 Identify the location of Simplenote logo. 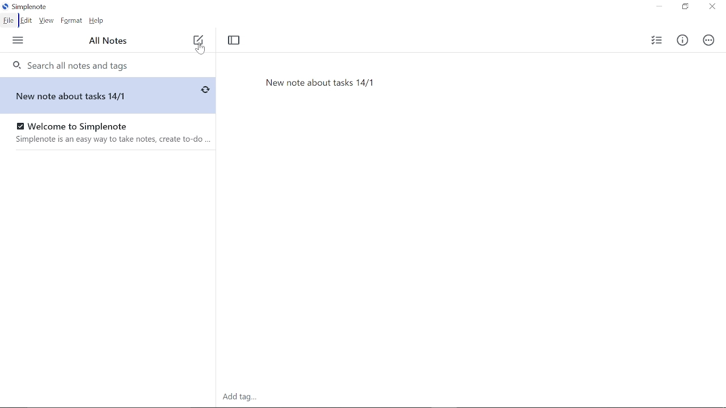
(26, 8).